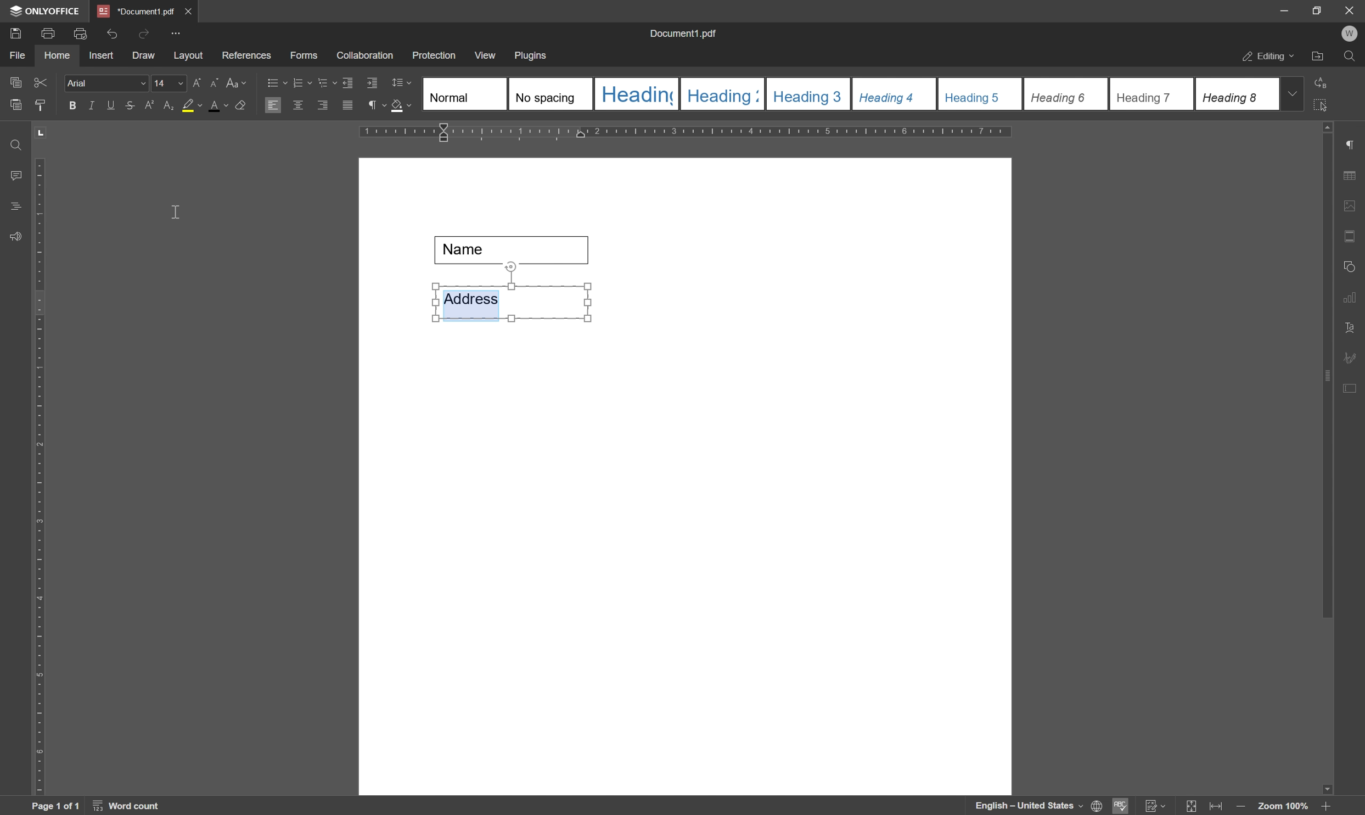 Image resolution: width=1365 pixels, height=815 pixels. What do you see at coordinates (15, 80) in the screenshot?
I see `copy` at bounding box center [15, 80].